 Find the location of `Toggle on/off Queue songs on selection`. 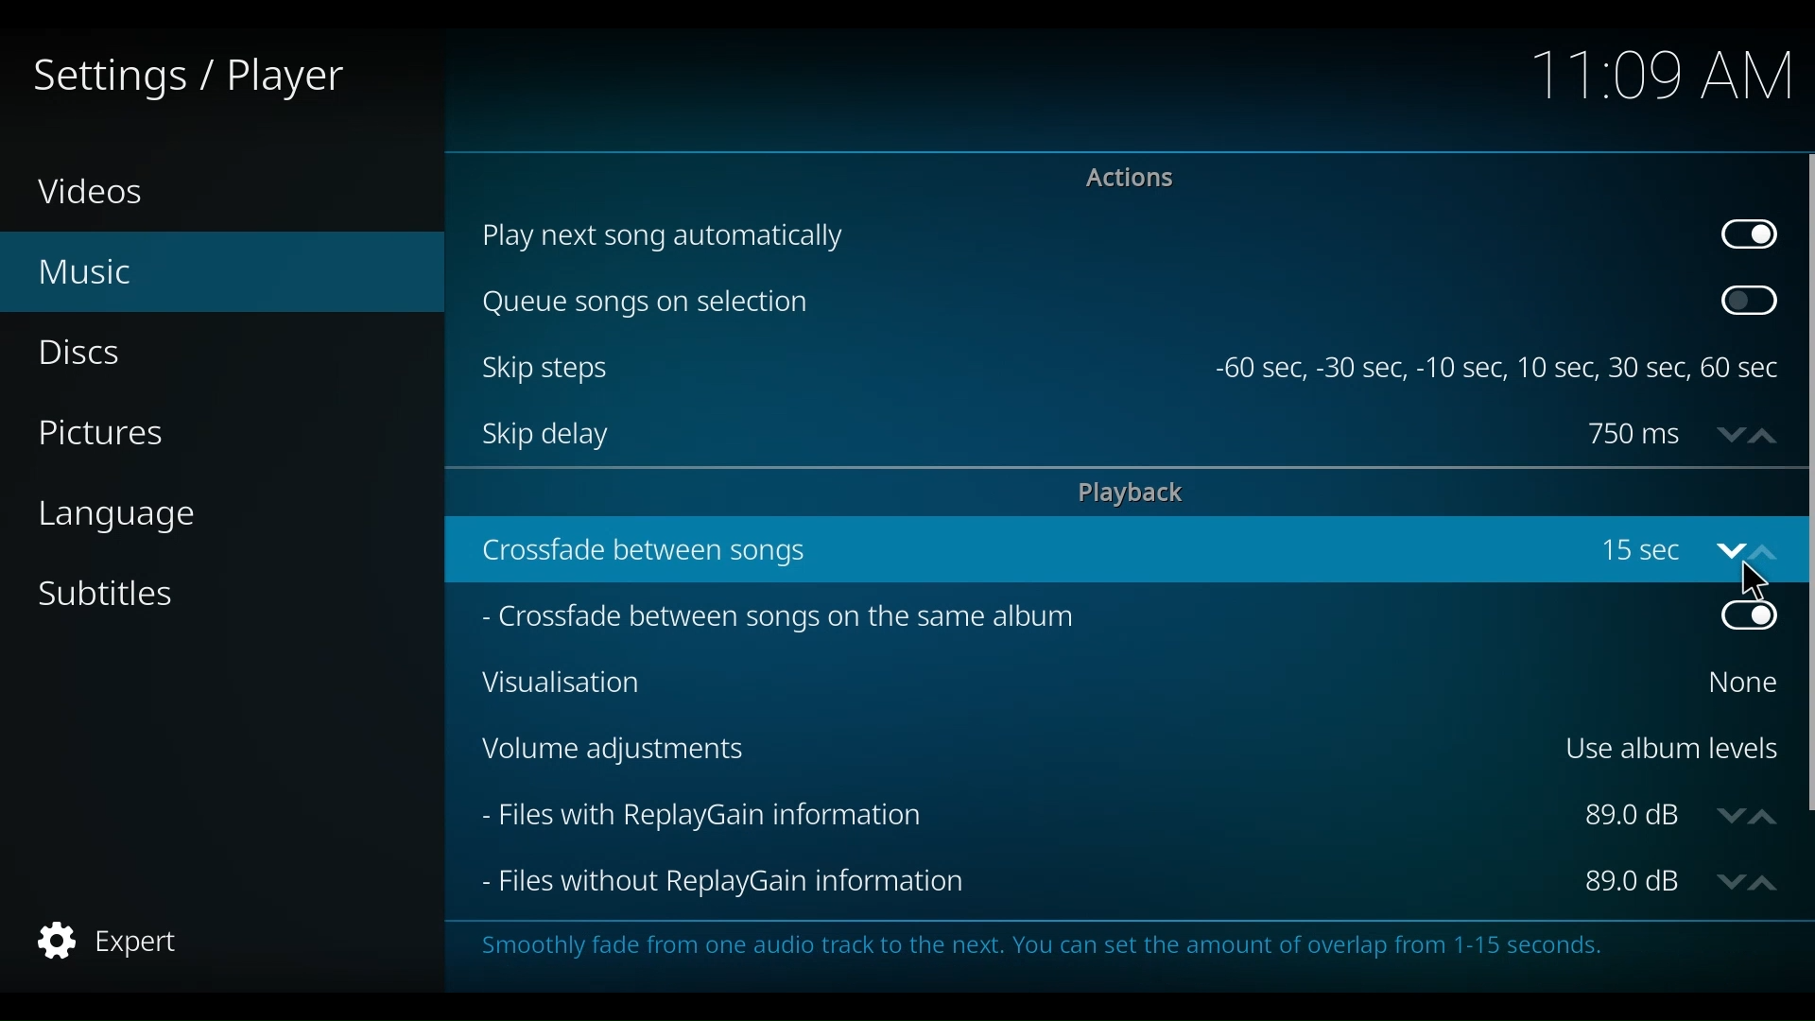

Toggle on/off Queue songs on selection is located at coordinates (1745, 302).